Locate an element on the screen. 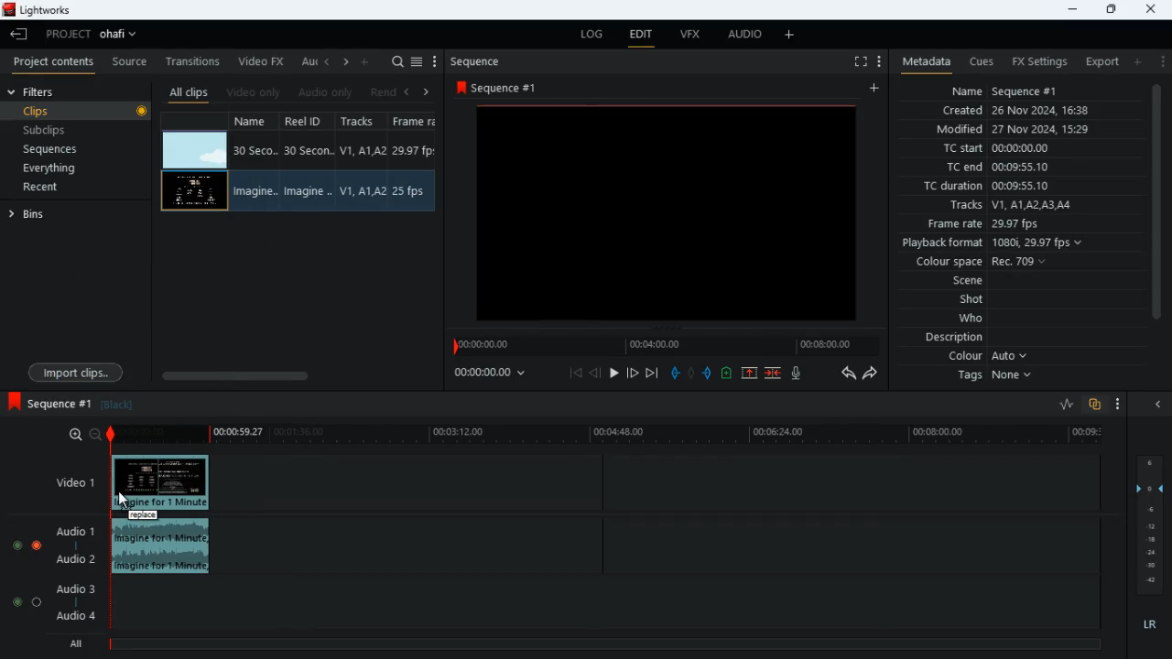  29.97 fps is located at coordinates (418, 153).